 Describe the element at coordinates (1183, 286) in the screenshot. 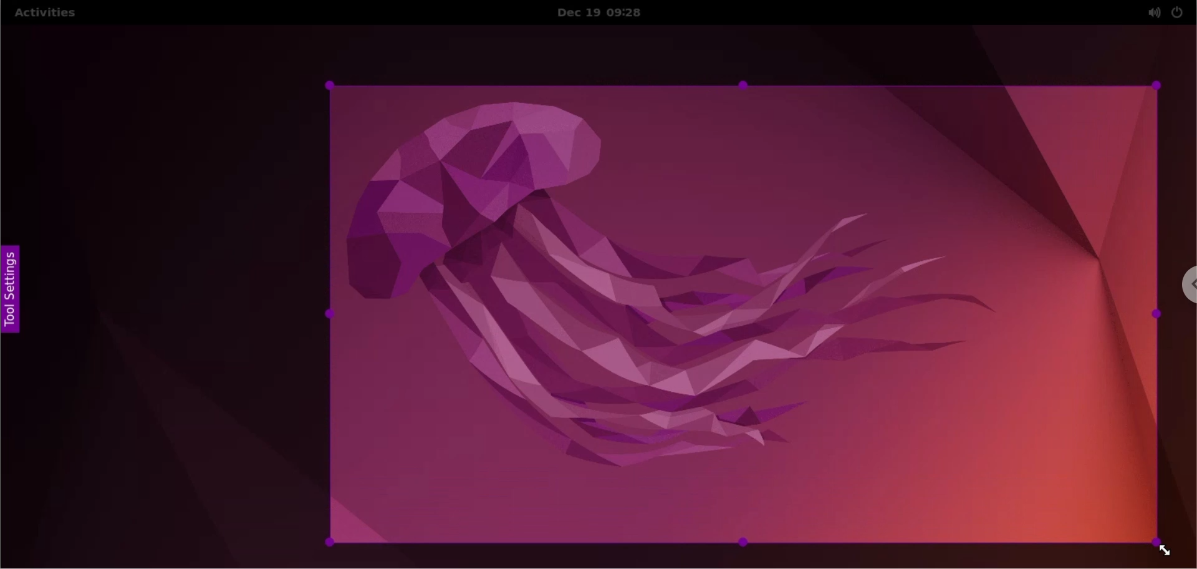

I see `chrome options` at that location.